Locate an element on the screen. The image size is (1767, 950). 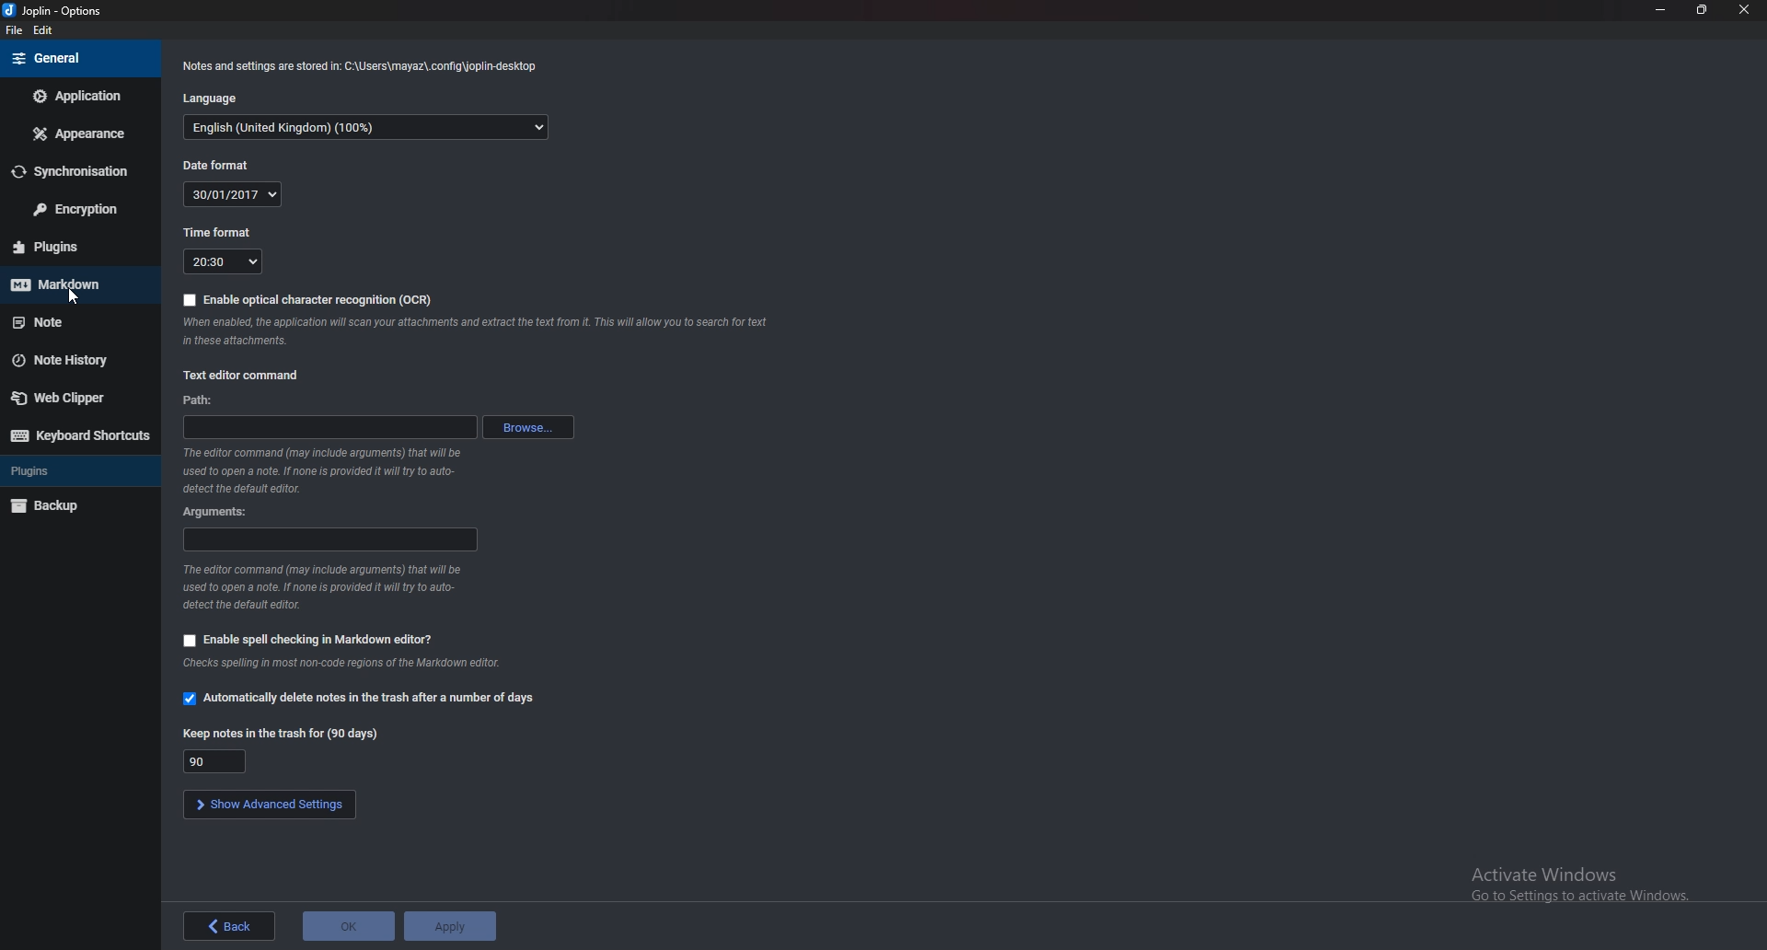
Info is located at coordinates (322, 586).